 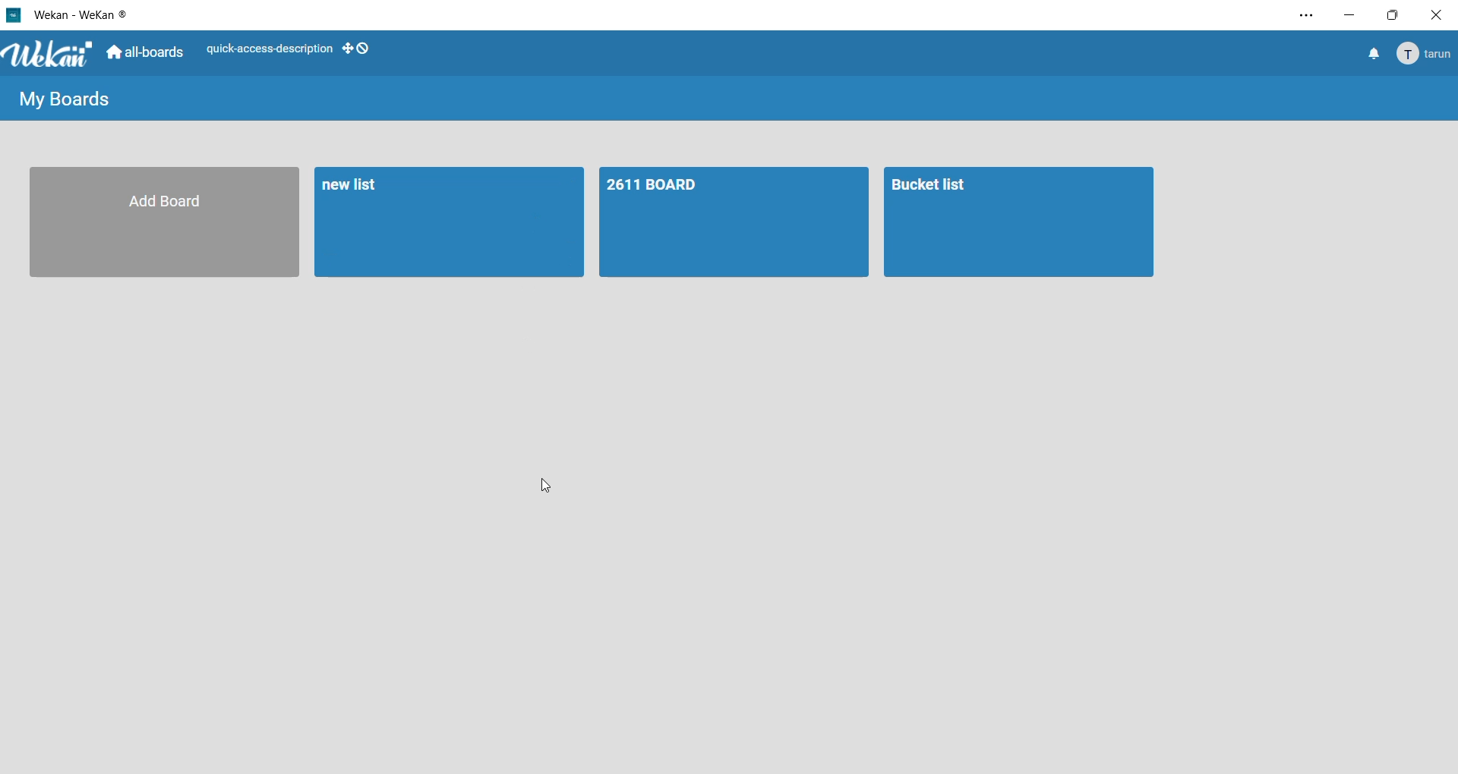 I want to click on profile, so click(x=1426, y=55).